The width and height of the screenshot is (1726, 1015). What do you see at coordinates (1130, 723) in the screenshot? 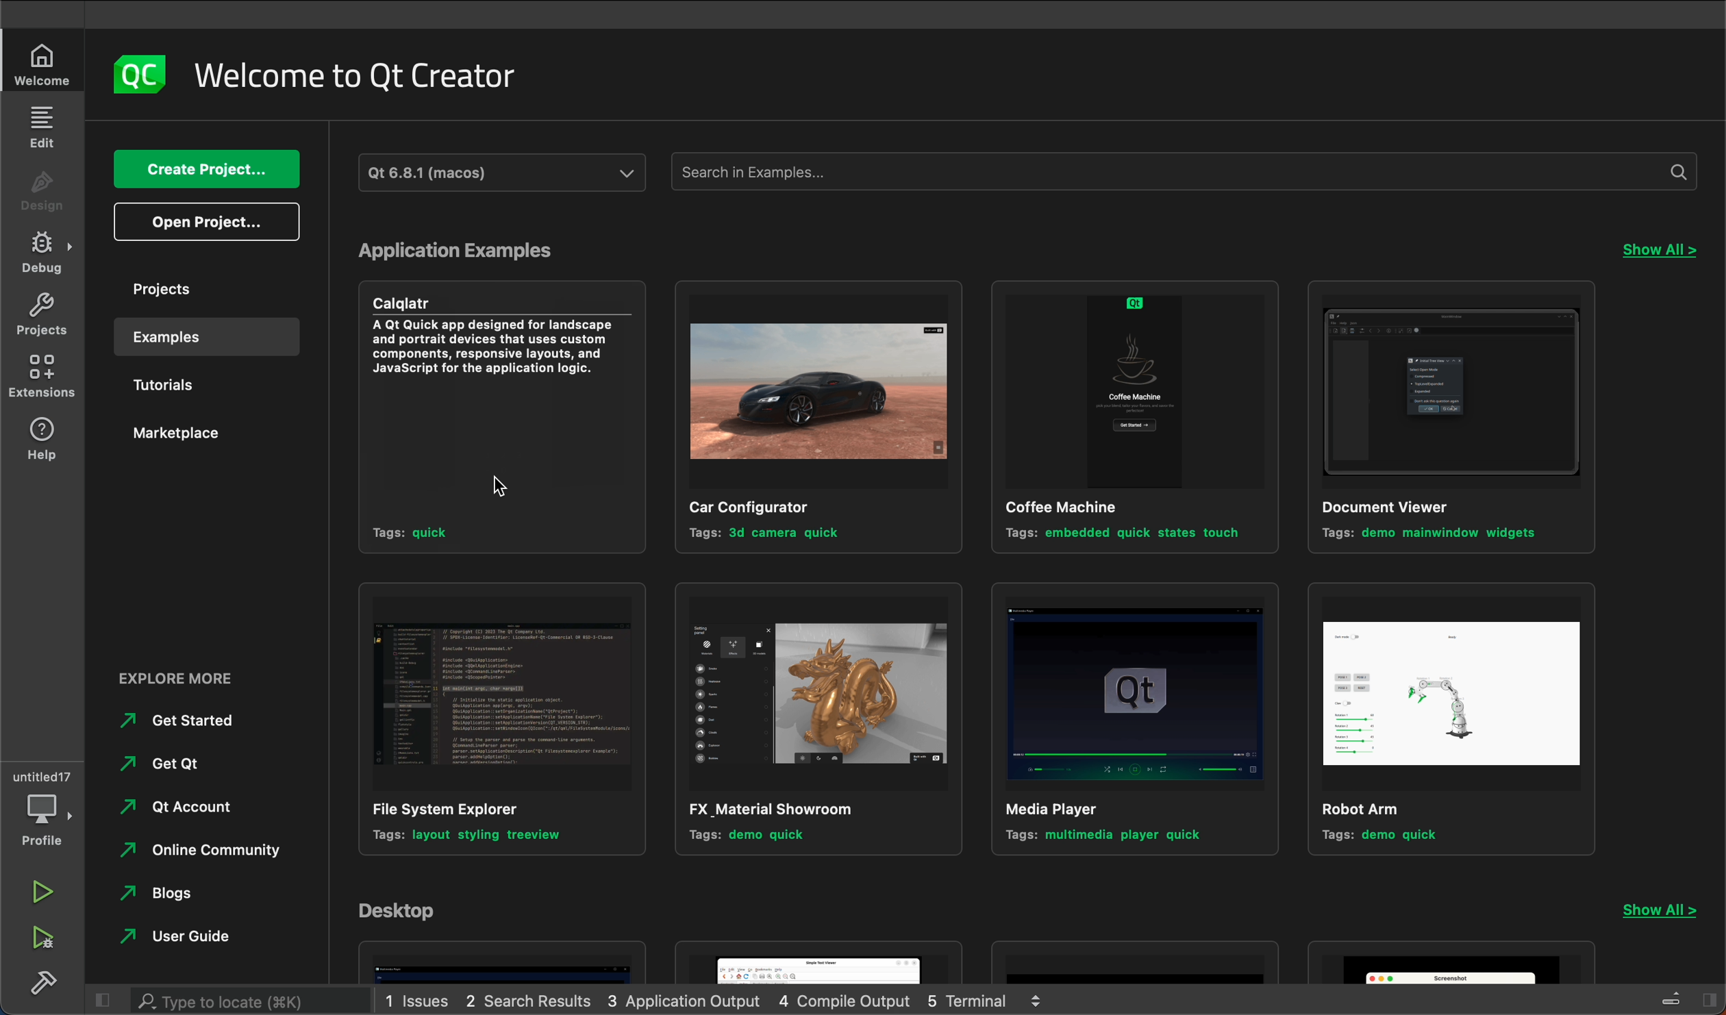
I see `media player` at bounding box center [1130, 723].